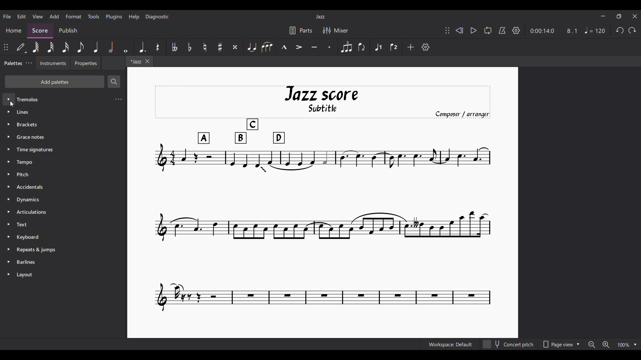 The width and height of the screenshot is (641, 360). Describe the element at coordinates (63, 137) in the screenshot. I see `Grace notes` at that location.